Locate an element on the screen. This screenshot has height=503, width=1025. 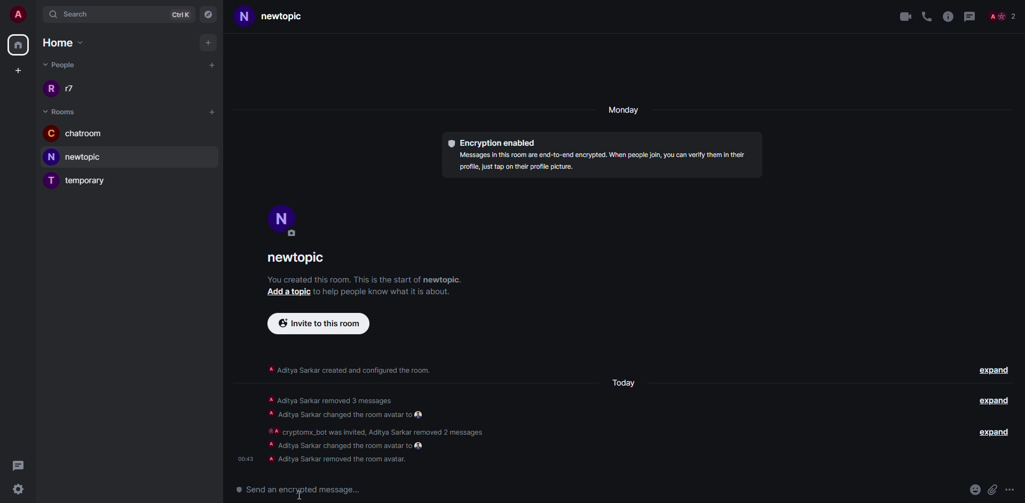
encryption enabled is located at coordinates (491, 140).